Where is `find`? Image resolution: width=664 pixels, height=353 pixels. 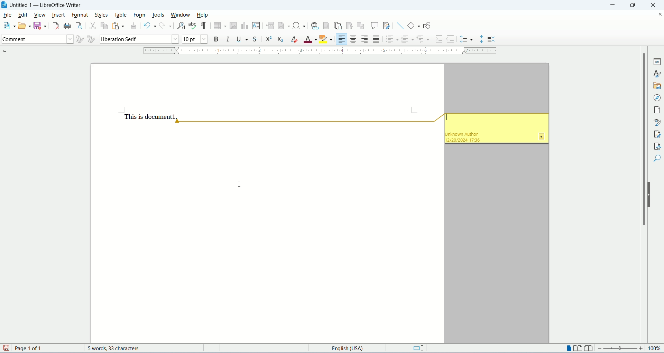
find is located at coordinates (656, 158).